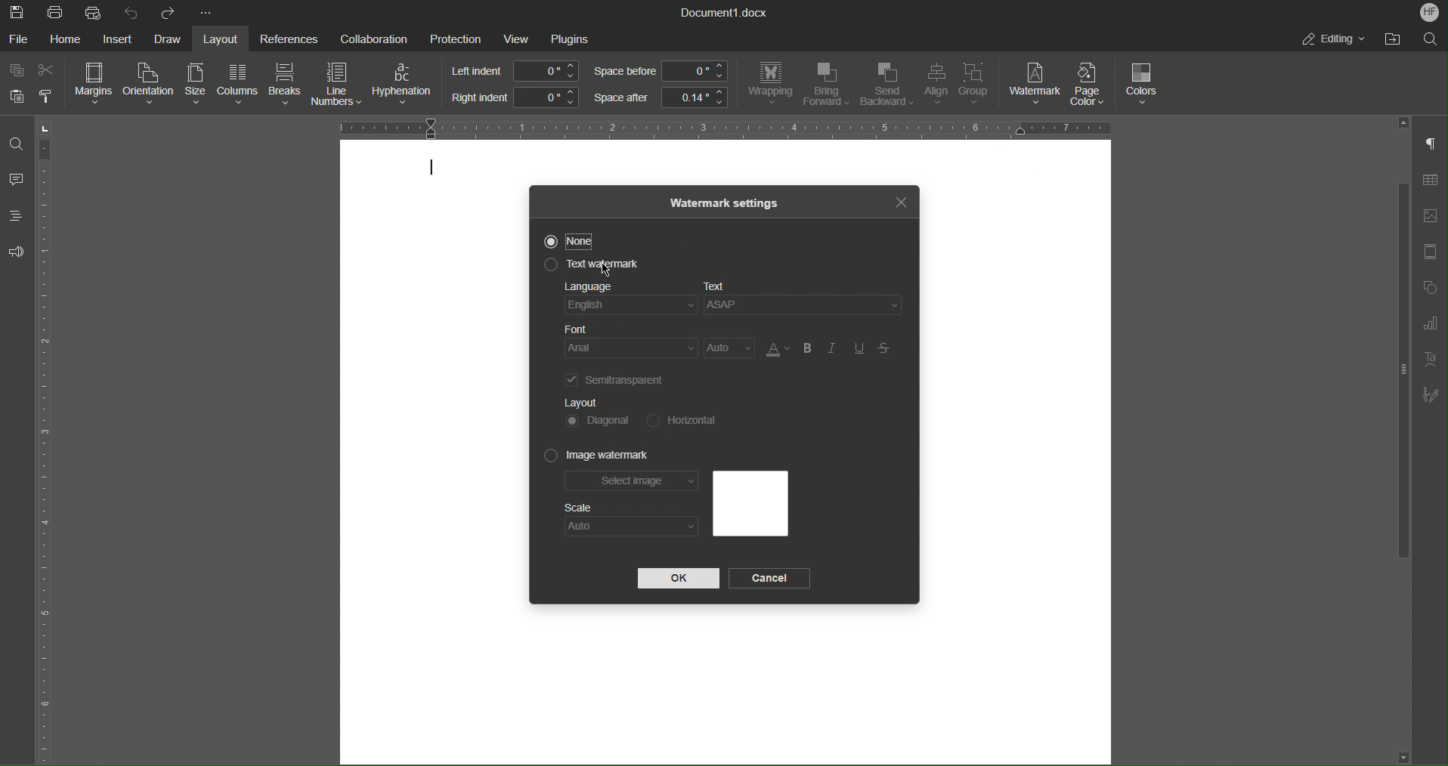  Describe the element at coordinates (633, 483) in the screenshot. I see `Select image` at that location.